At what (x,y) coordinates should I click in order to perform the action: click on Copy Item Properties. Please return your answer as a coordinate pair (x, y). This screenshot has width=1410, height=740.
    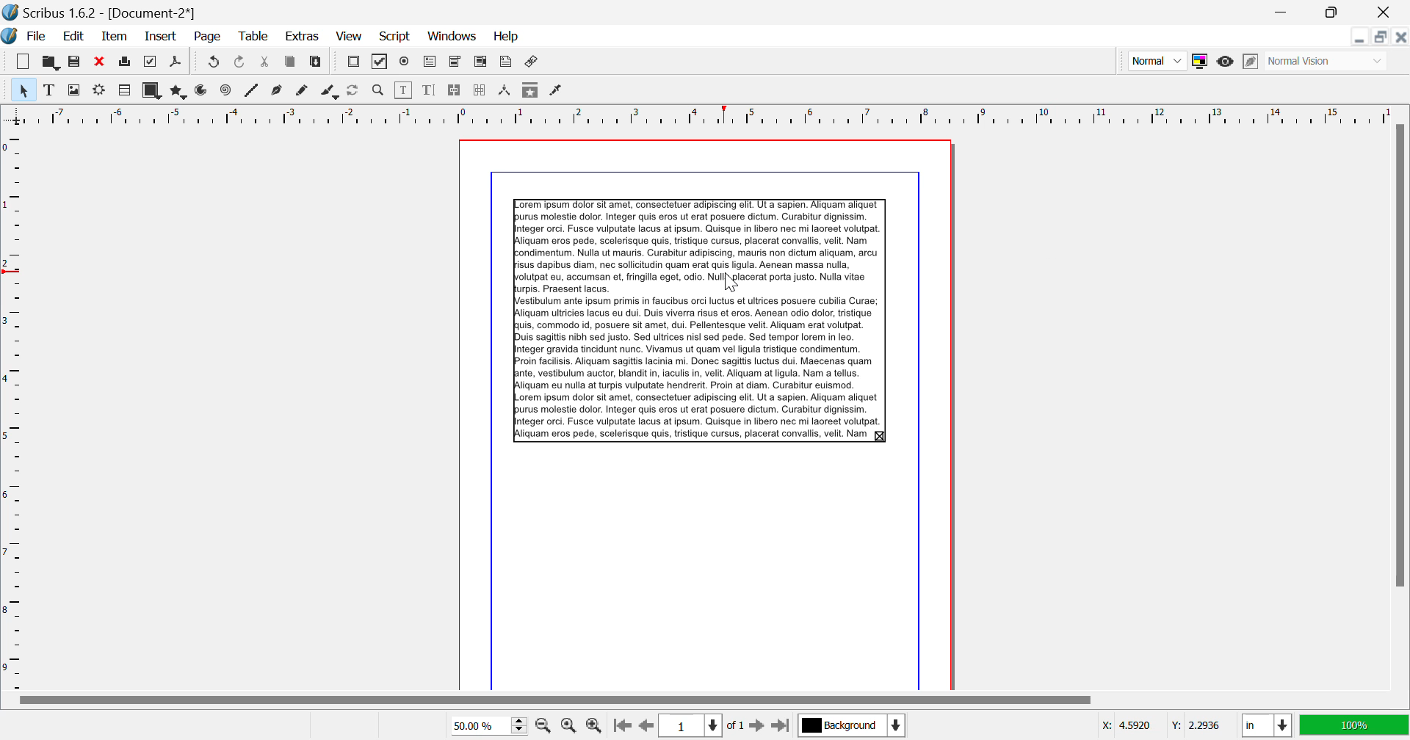
    Looking at the image, I should click on (532, 90).